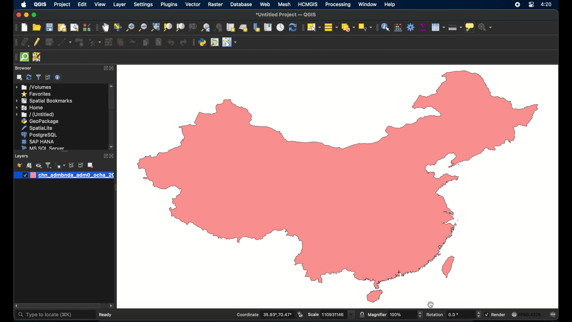 Image resolution: width=572 pixels, height=322 pixels. I want to click on close, so click(113, 156).